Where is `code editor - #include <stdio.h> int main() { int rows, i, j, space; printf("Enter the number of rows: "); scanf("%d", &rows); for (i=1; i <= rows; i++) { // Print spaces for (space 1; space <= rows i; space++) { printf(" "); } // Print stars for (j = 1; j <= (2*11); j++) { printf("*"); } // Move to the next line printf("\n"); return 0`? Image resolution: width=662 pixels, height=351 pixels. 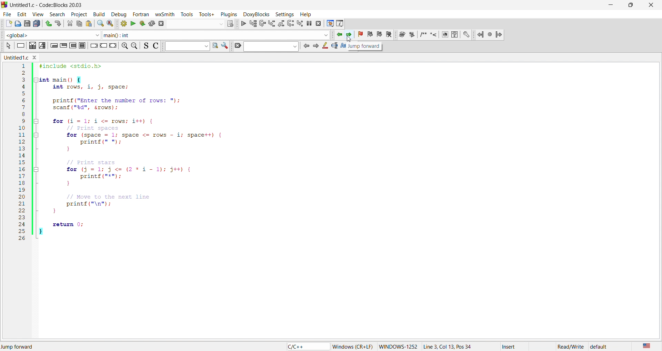
code editor - #include <stdio.h> int main() { int rows, i, j, space; printf("Enter the number of rows: "); scanf("%d", &rows); for (i=1; i <= rows; i++) { // Print spaces for (space 1; space <= rows i; space++) { printf(" "); } // Print stars for (j = 1; j <= (2*11); j++) { printf("*"); } // Move to the next line printf("\n"); return 0 is located at coordinates (334, 155).